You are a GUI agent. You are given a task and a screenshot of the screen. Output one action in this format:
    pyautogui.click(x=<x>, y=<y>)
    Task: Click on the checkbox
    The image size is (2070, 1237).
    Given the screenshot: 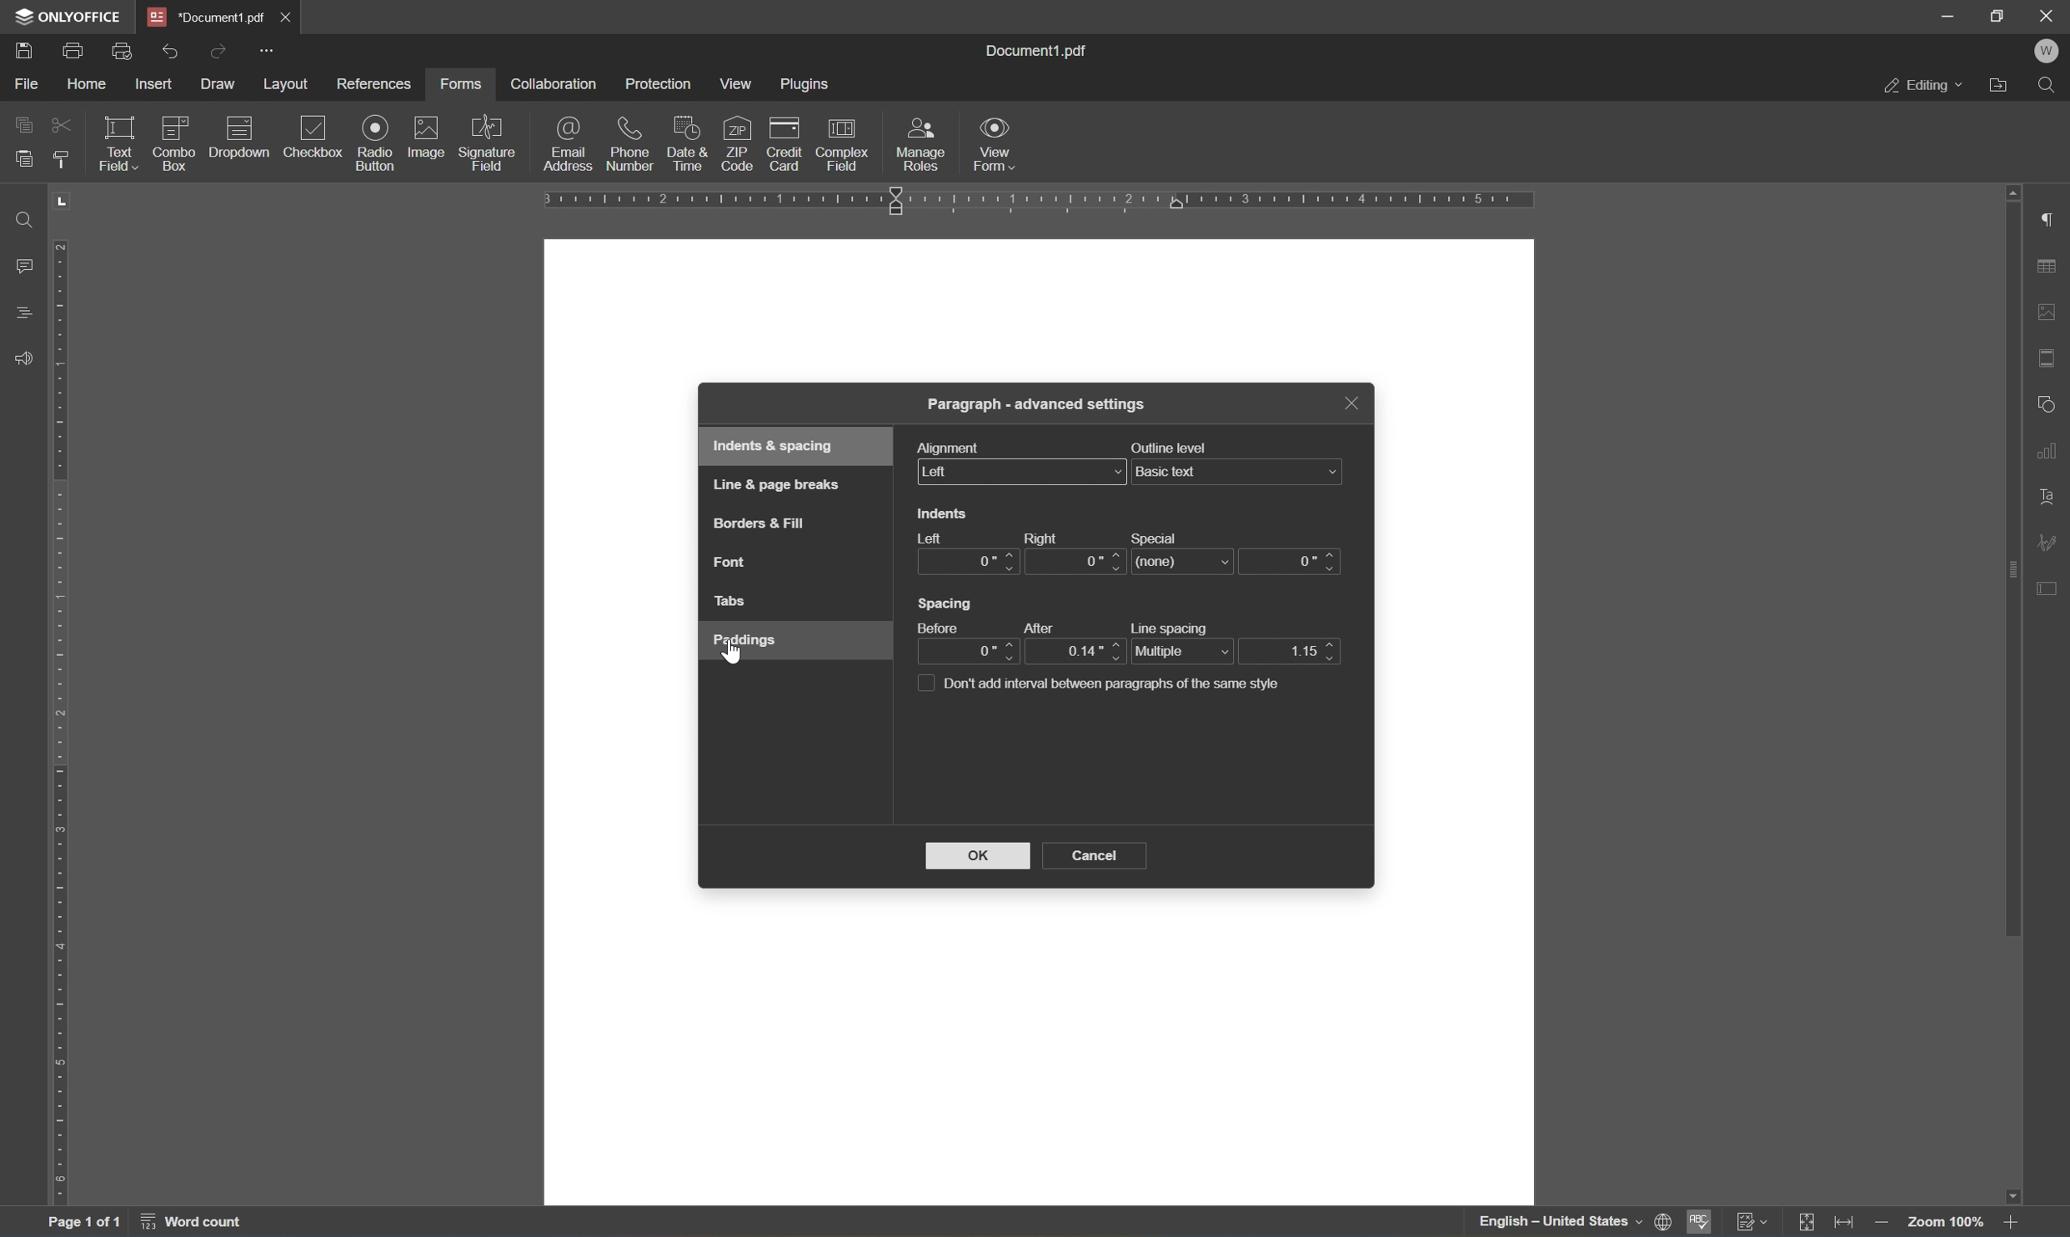 What is the action you would take?
    pyautogui.click(x=316, y=137)
    